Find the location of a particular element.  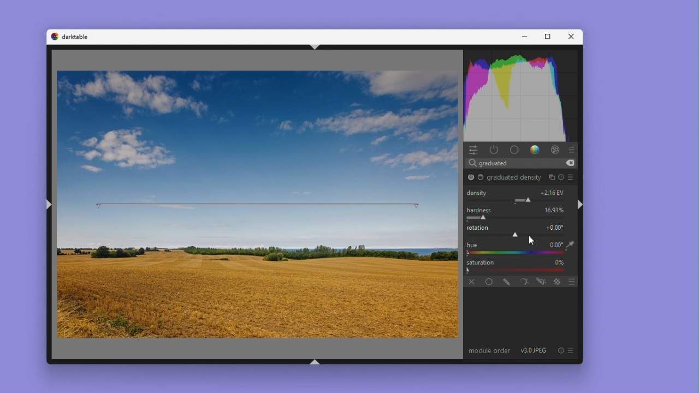

parametric mask is located at coordinates (522, 282).